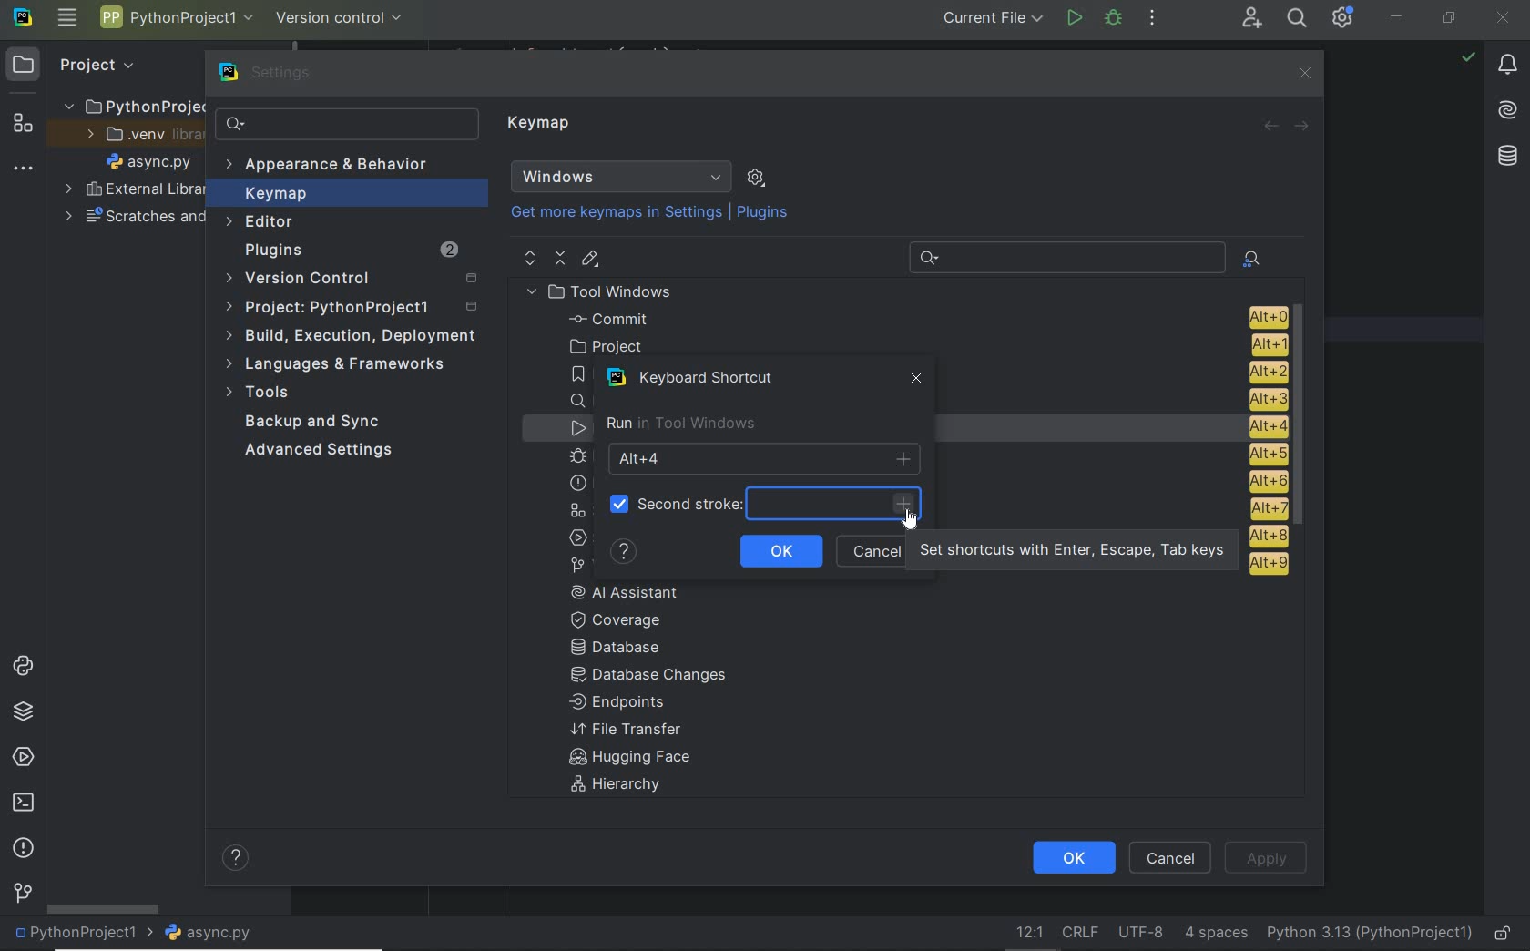 Image resolution: width=1530 pixels, height=951 pixels. What do you see at coordinates (347, 124) in the screenshot?
I see `search settings` at bounding box center [347, 124].